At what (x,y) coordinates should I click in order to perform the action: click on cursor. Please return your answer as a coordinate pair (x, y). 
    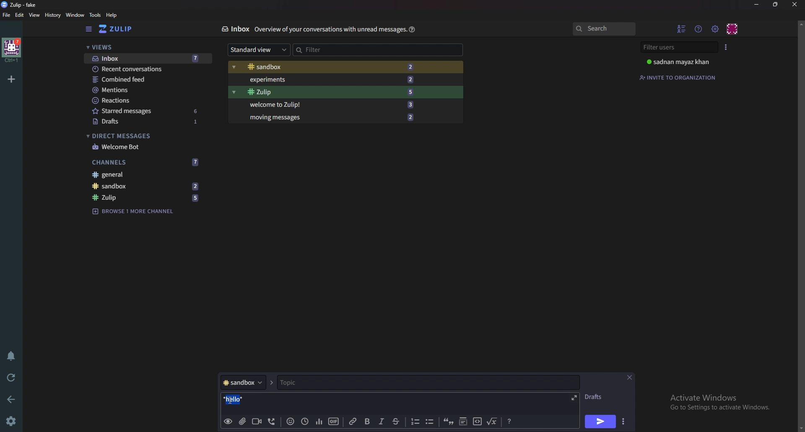
    Looking at the image, I should click on (234, 400).